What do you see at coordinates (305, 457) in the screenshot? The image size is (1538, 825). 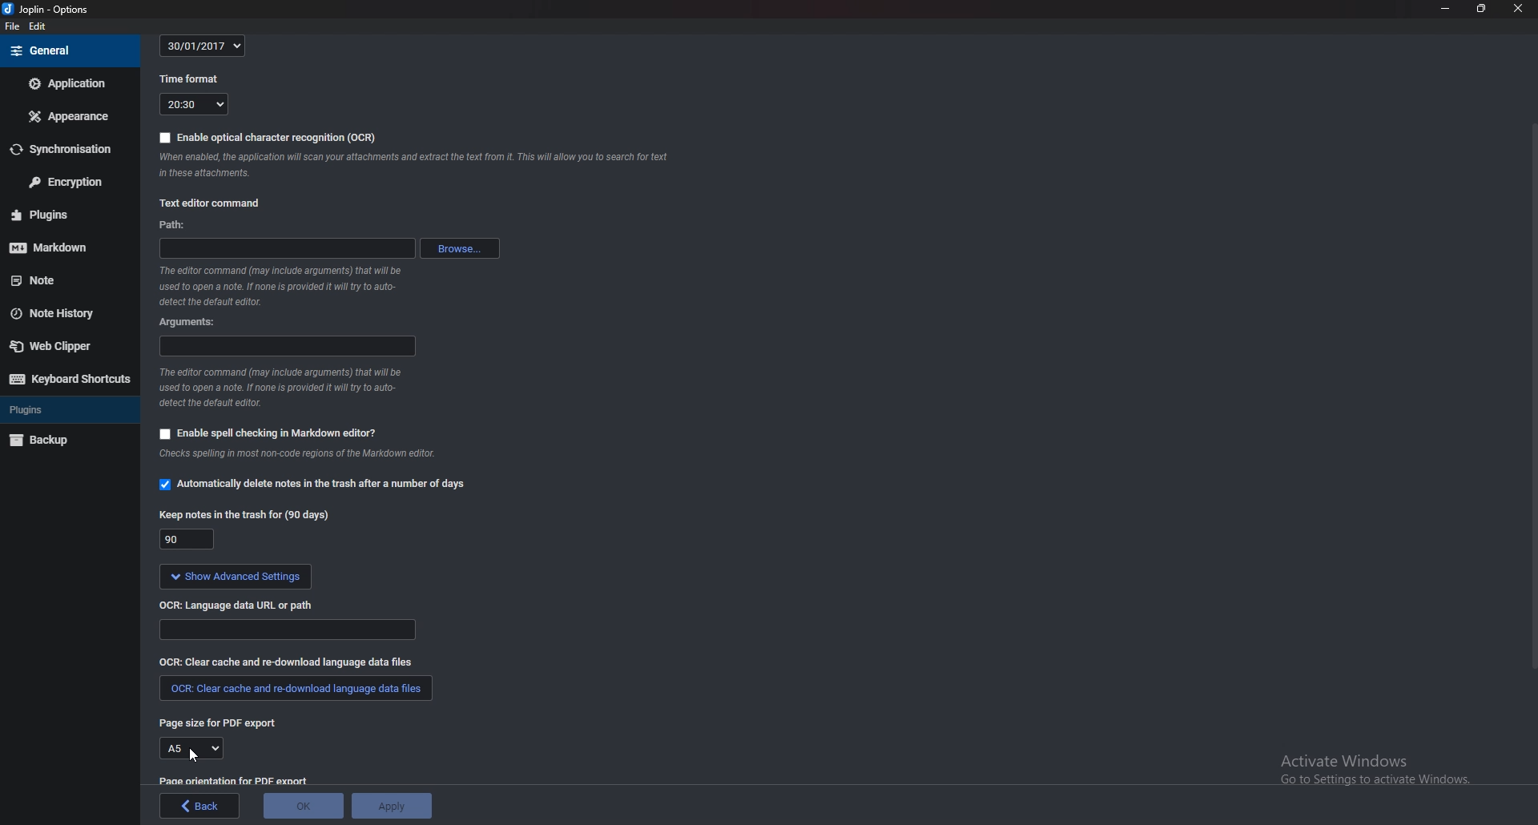 I see `Info on spell checking` at bounding box center [305, 457].